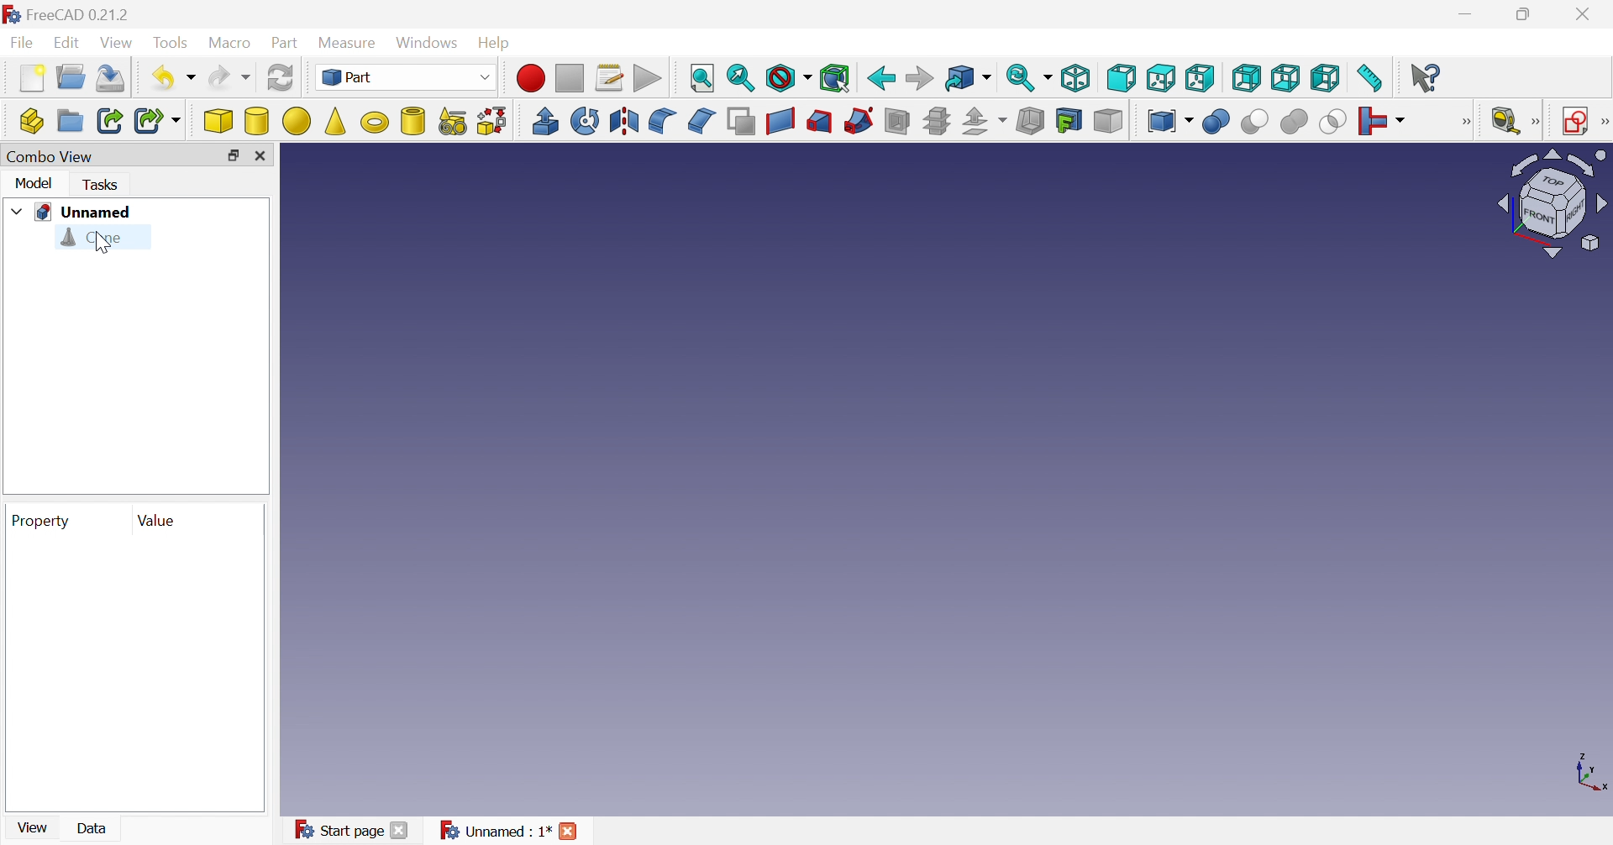 The image size is (1613, 845). I want to click on Compound tools, so click(1167, 121).